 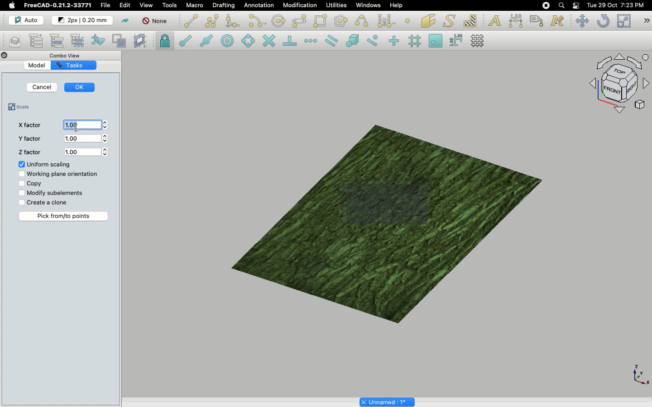 What do you see at coordinates (391, 41) in the screenshot?
I see `Snap ortho` at bounding box center [391, 41].